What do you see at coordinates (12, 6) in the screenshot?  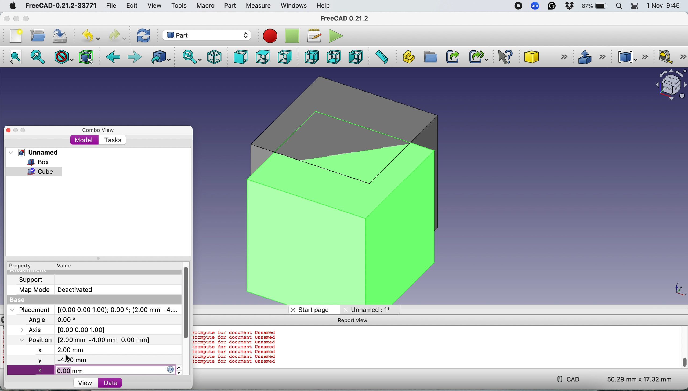 I see `System logo` at bounding box center [12, 6].